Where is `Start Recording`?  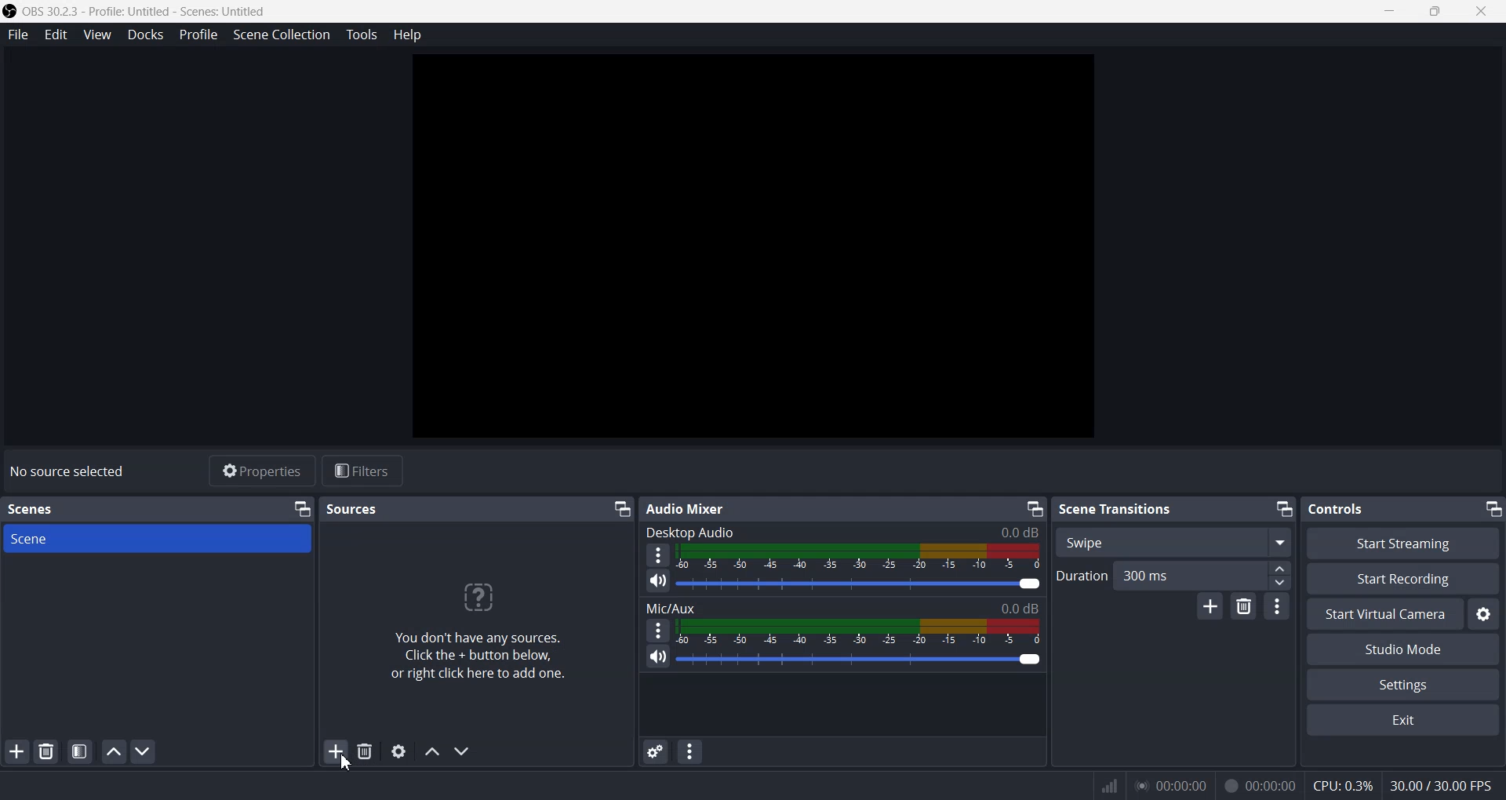
Start Recording is located at coordinates (1403, 579).